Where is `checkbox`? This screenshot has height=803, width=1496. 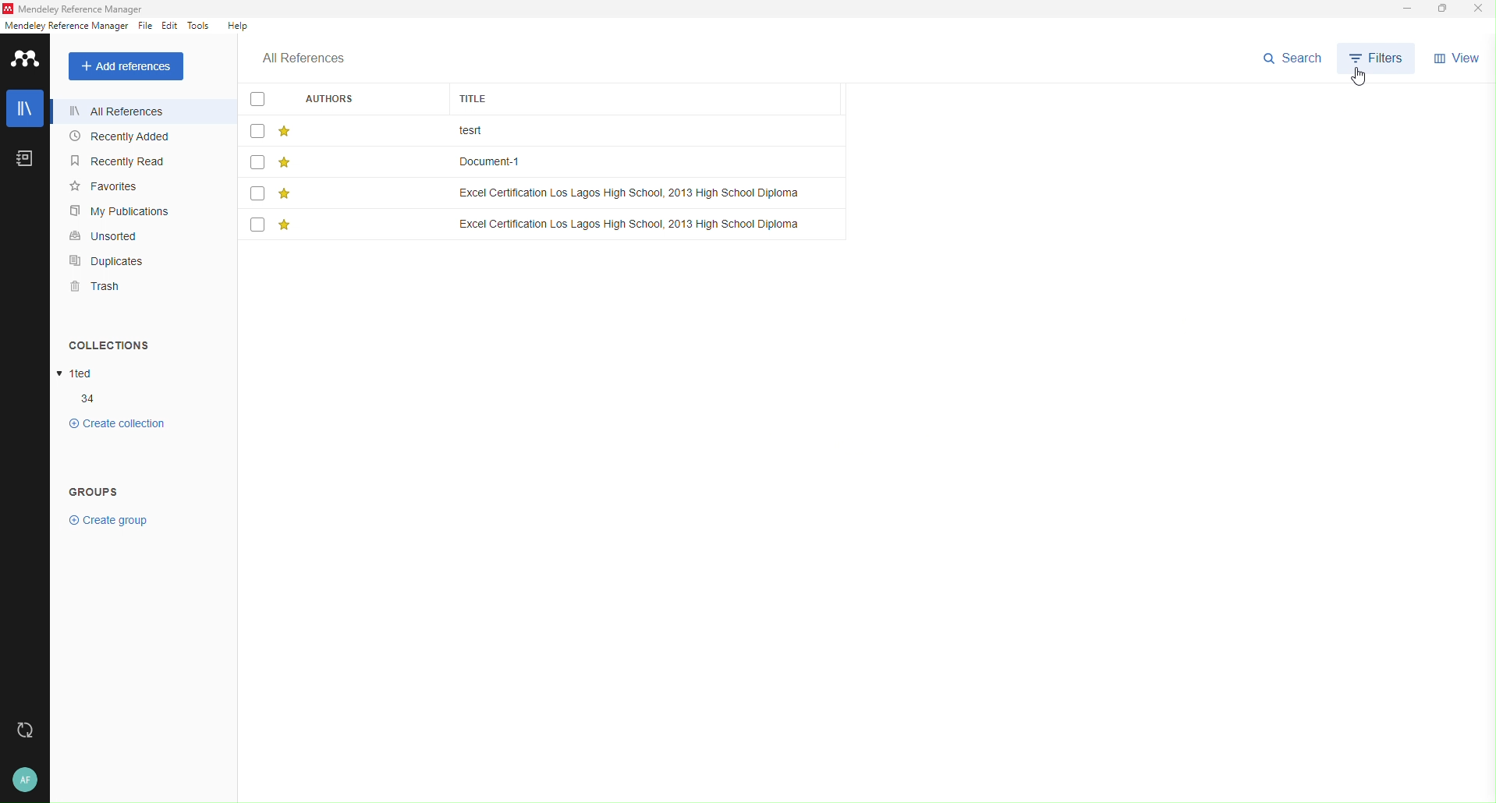 checkbox is located at coordinates (258, 192).